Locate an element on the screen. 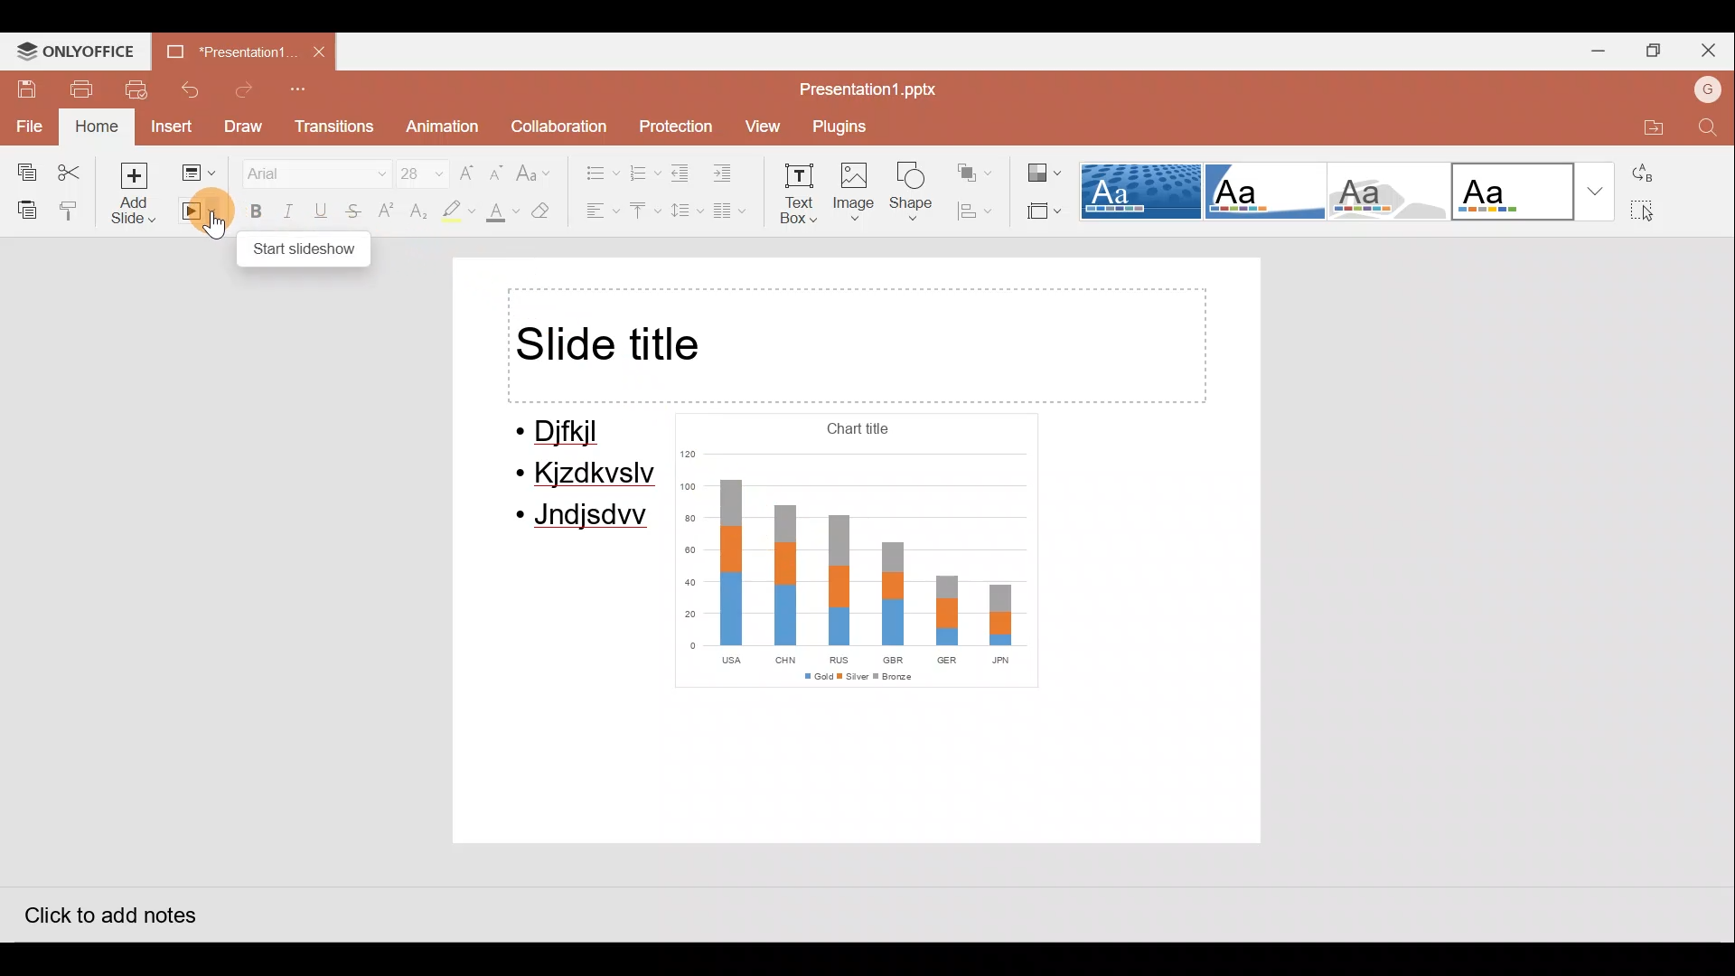 The height and width of the screenshot is (976, 1735). Numbering is located at coordinates (642, 170).